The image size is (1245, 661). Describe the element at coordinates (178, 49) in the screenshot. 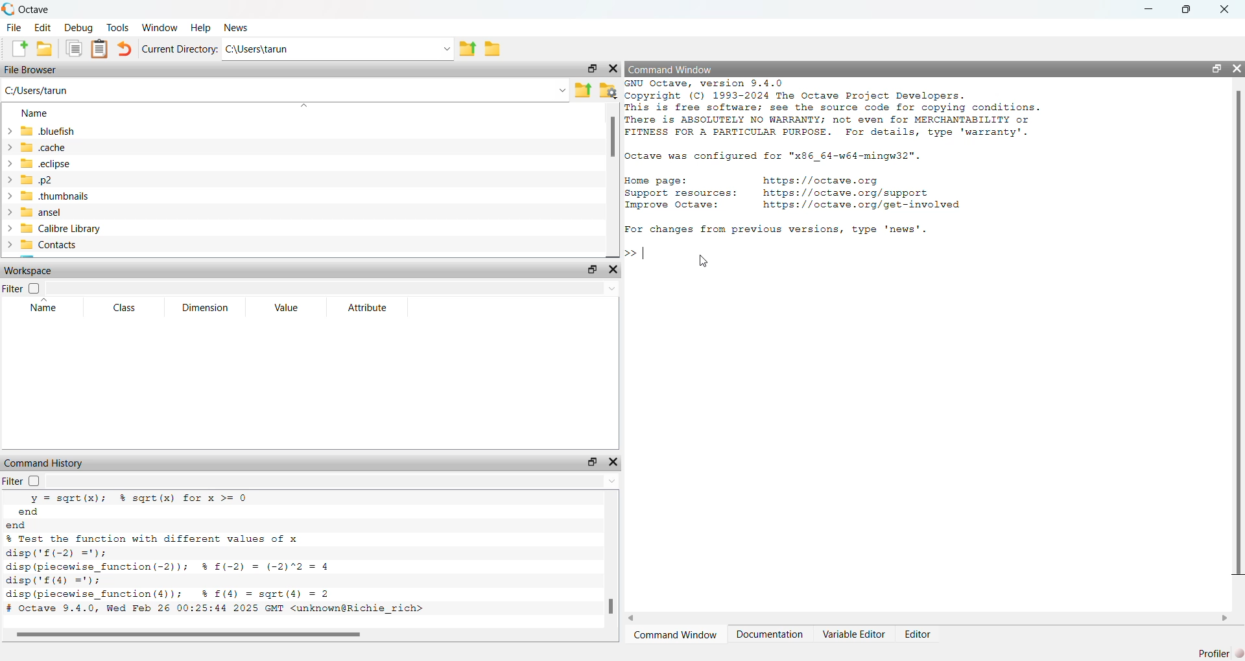

I see `Current Directory:` at that location.